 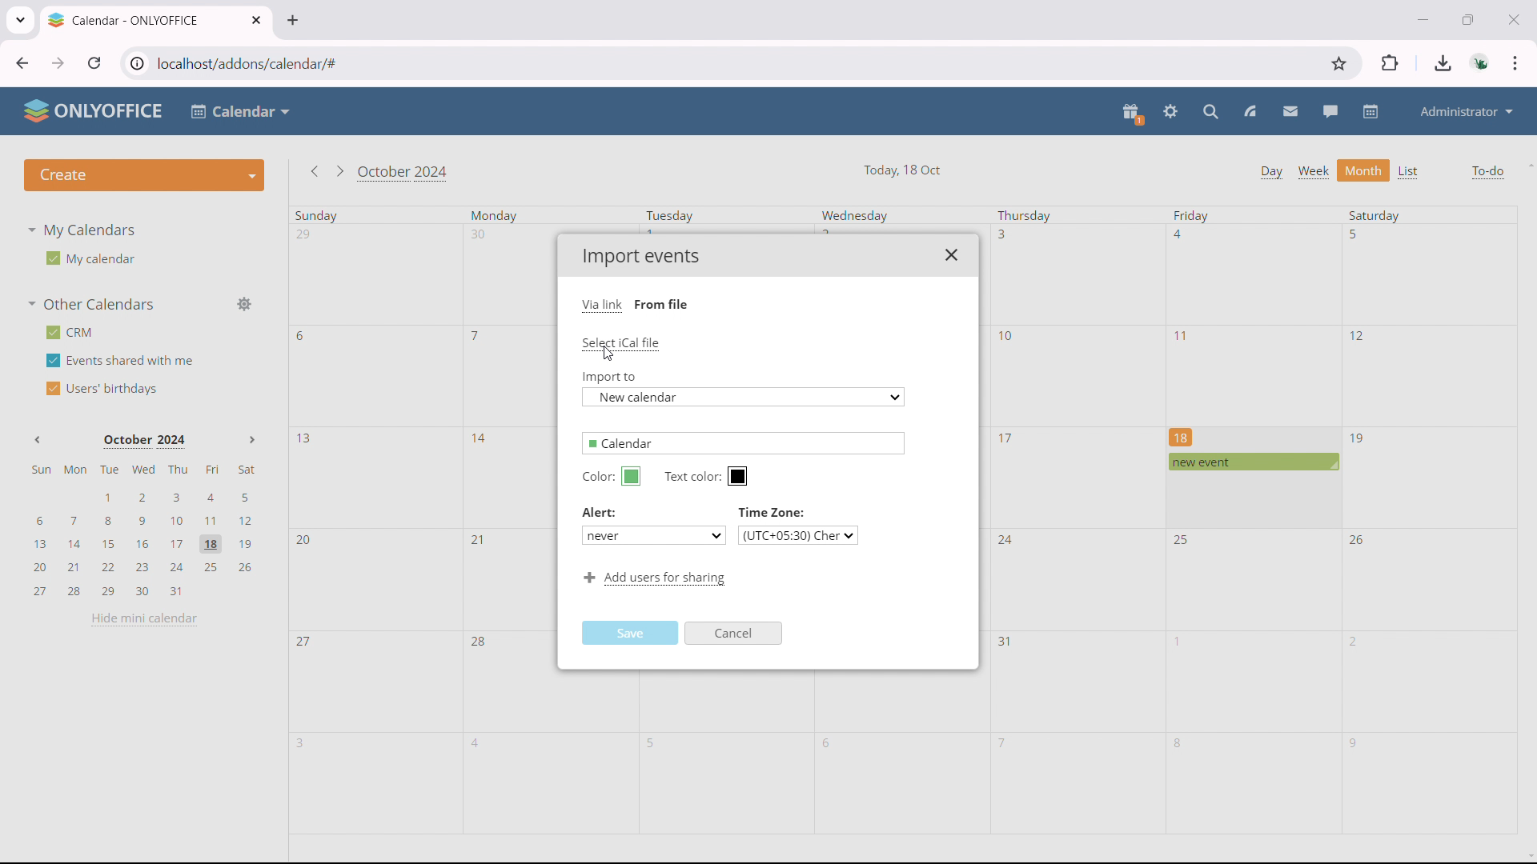 I want to click on Cancel, so click(x=735, y=634).